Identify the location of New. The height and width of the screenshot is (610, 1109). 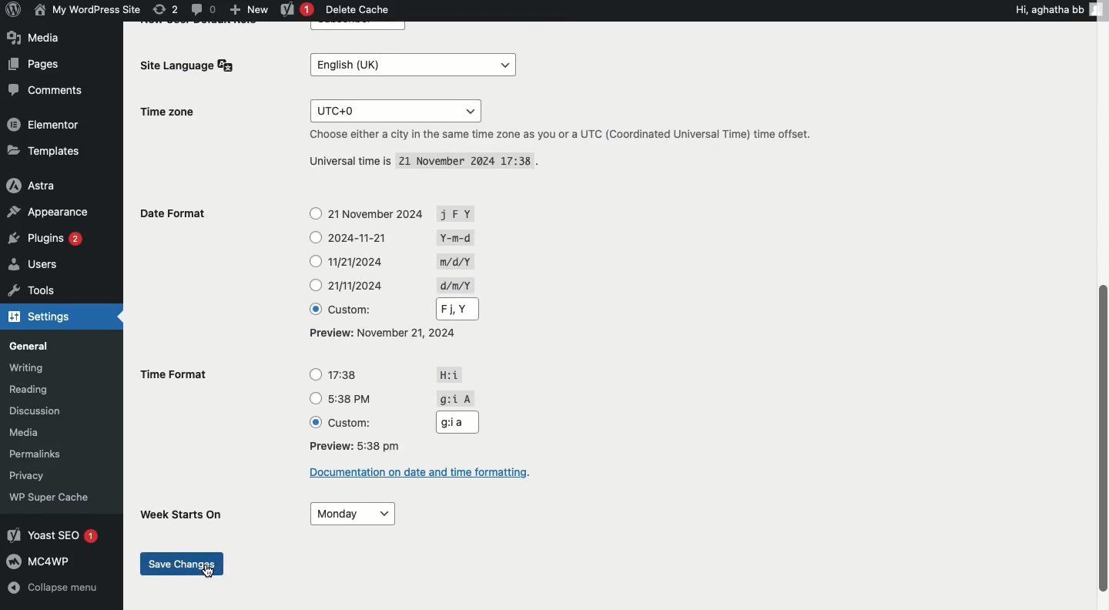
(249, 8).